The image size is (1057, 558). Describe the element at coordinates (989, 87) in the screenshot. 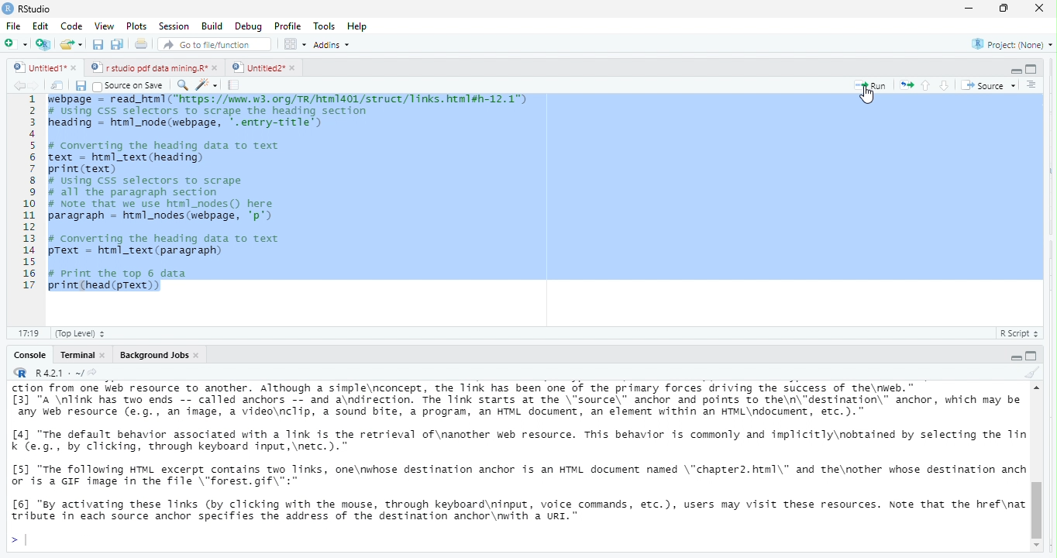

I see ` Source ` at that location.